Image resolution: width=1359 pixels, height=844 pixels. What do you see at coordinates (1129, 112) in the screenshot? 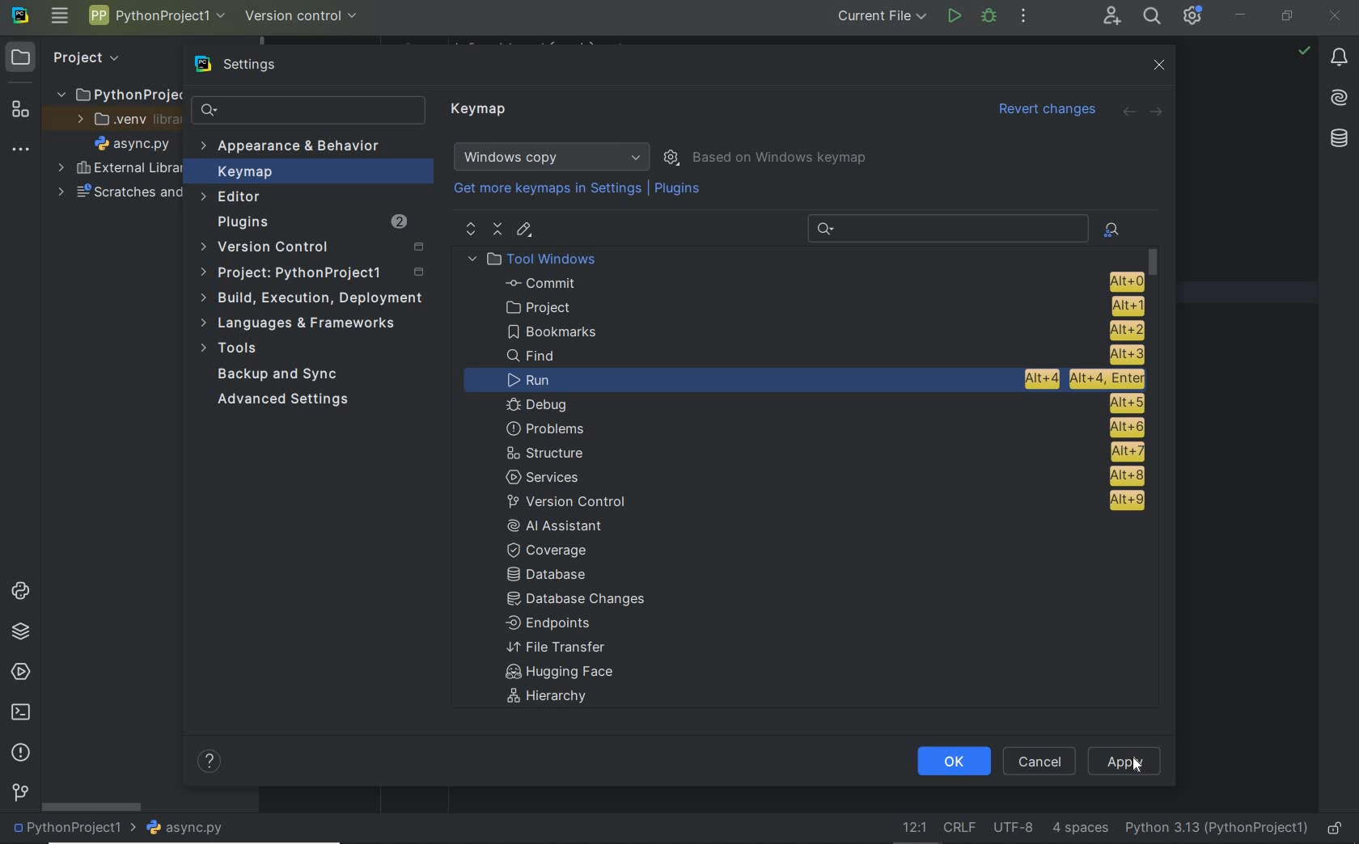
I see `back` at bounding box center [1129, 112].